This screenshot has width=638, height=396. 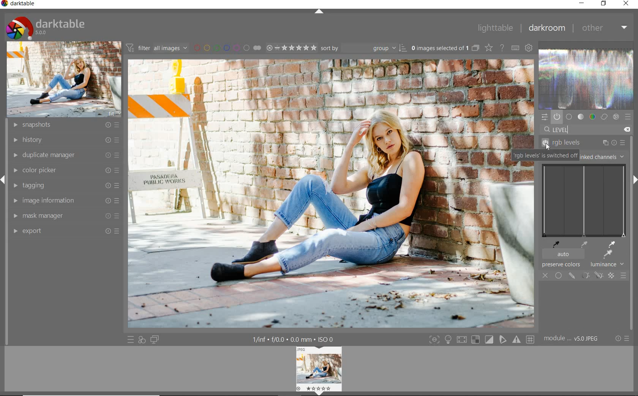 What do you see at coordinates (498, 28) in the screenshot?
I see `lighttable` at bounding box center [498, 28].